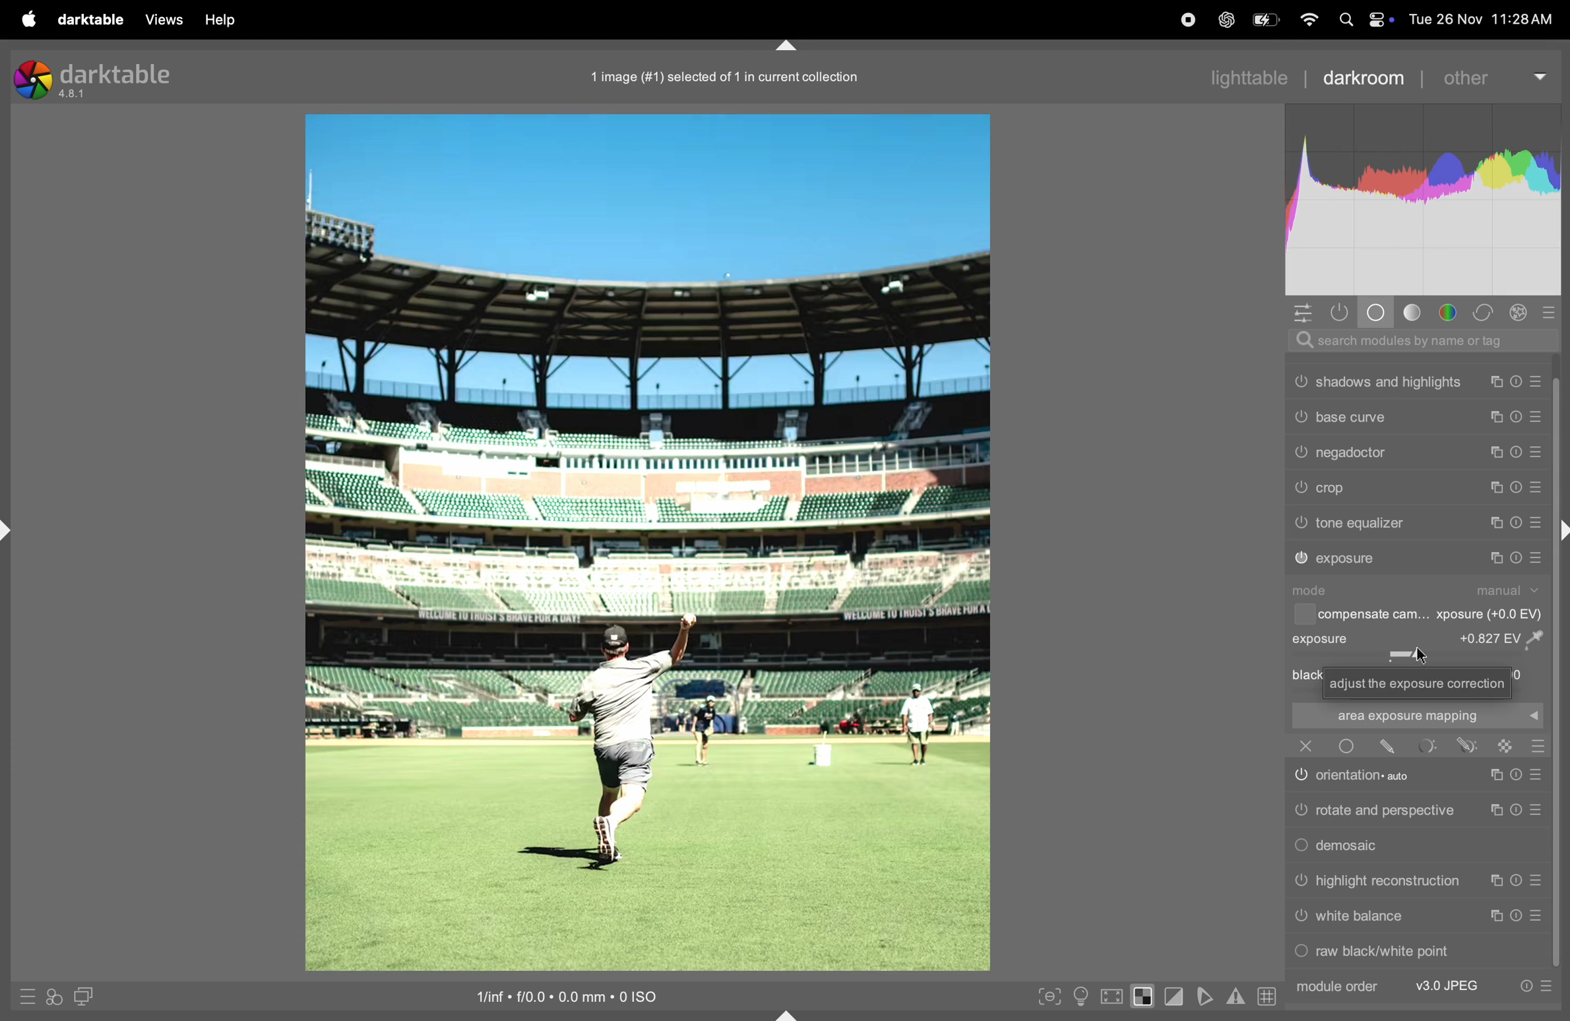 This screenshot has height=1021, width=1570. What do you see at coordinates (1360, 77) in the screenshot?
I see `darkroom` at bounding box center [1360, 77].